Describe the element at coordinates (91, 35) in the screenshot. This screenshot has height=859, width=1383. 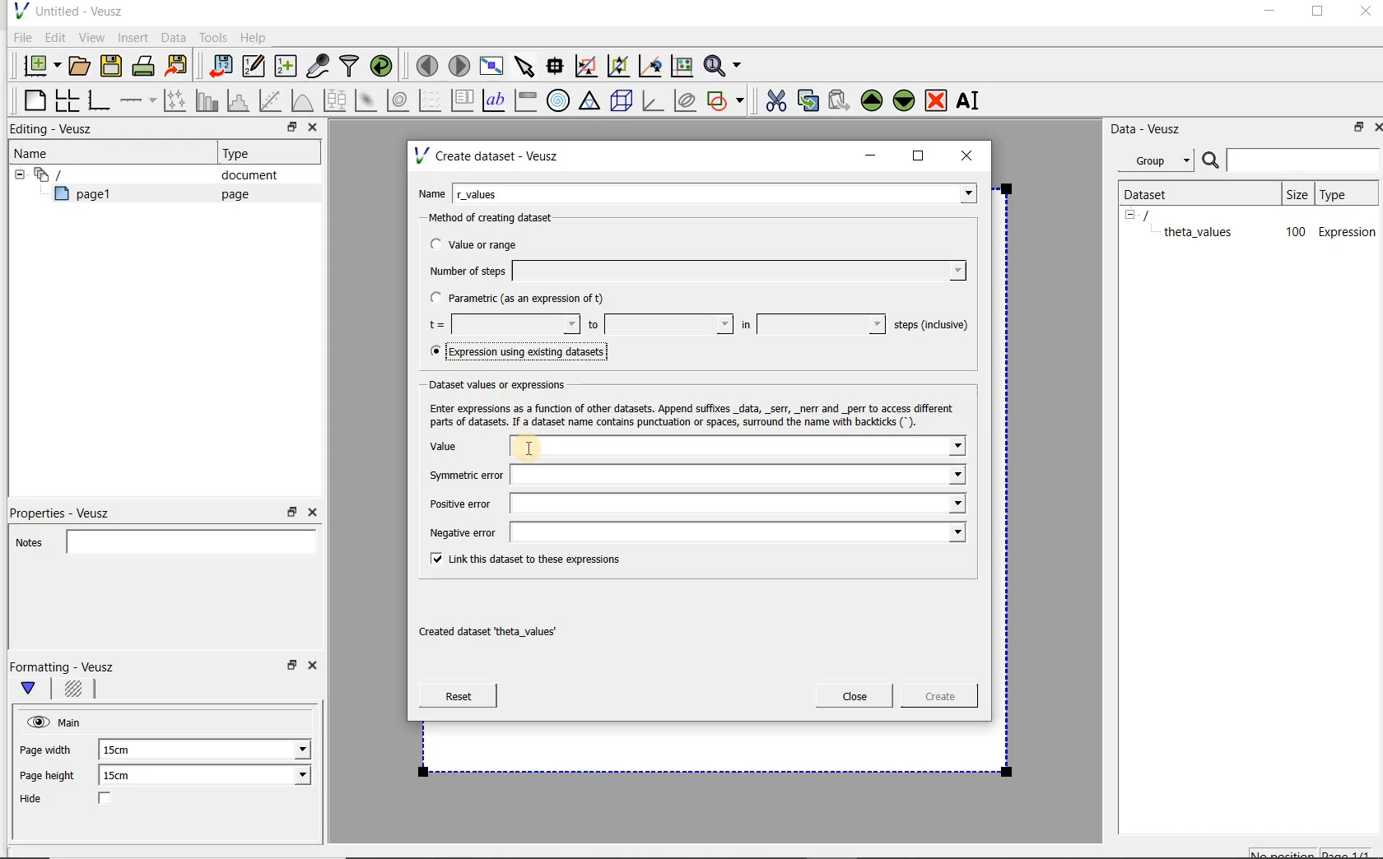
I see `View` at that location.